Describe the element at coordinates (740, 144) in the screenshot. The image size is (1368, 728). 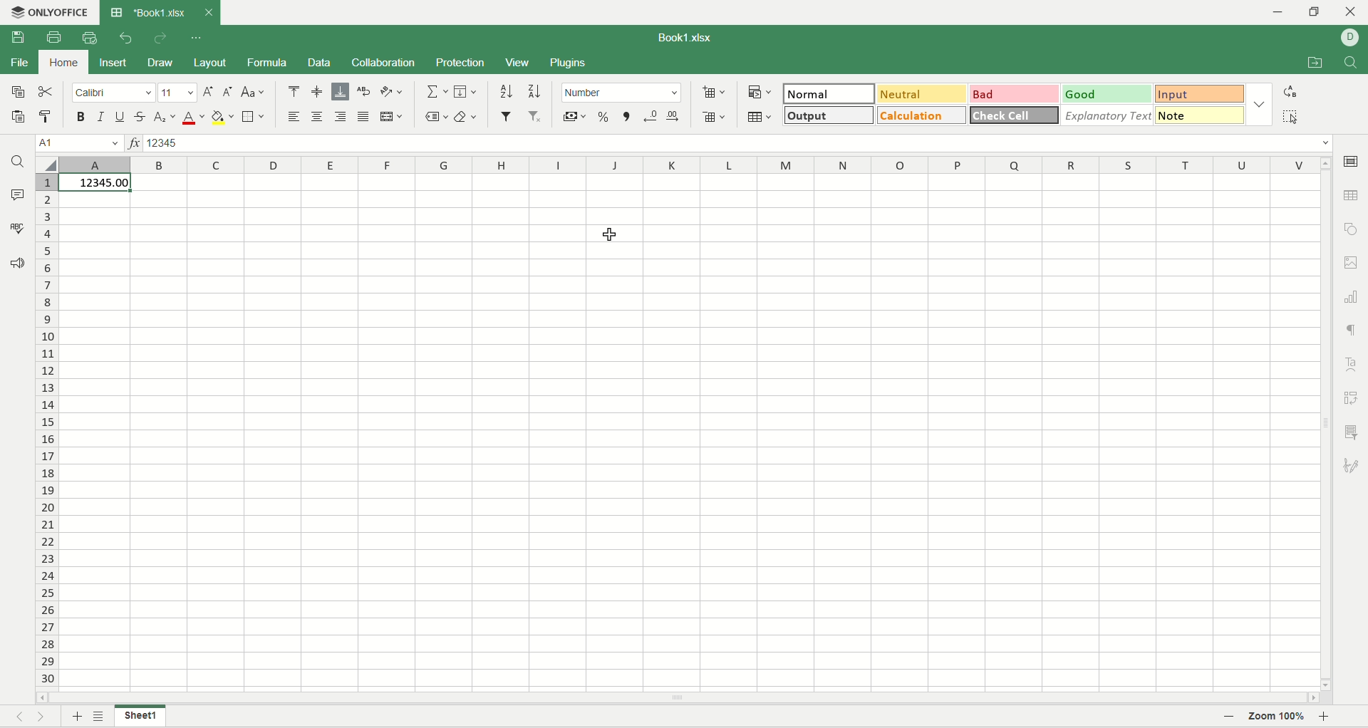
I see `input line` at that location.